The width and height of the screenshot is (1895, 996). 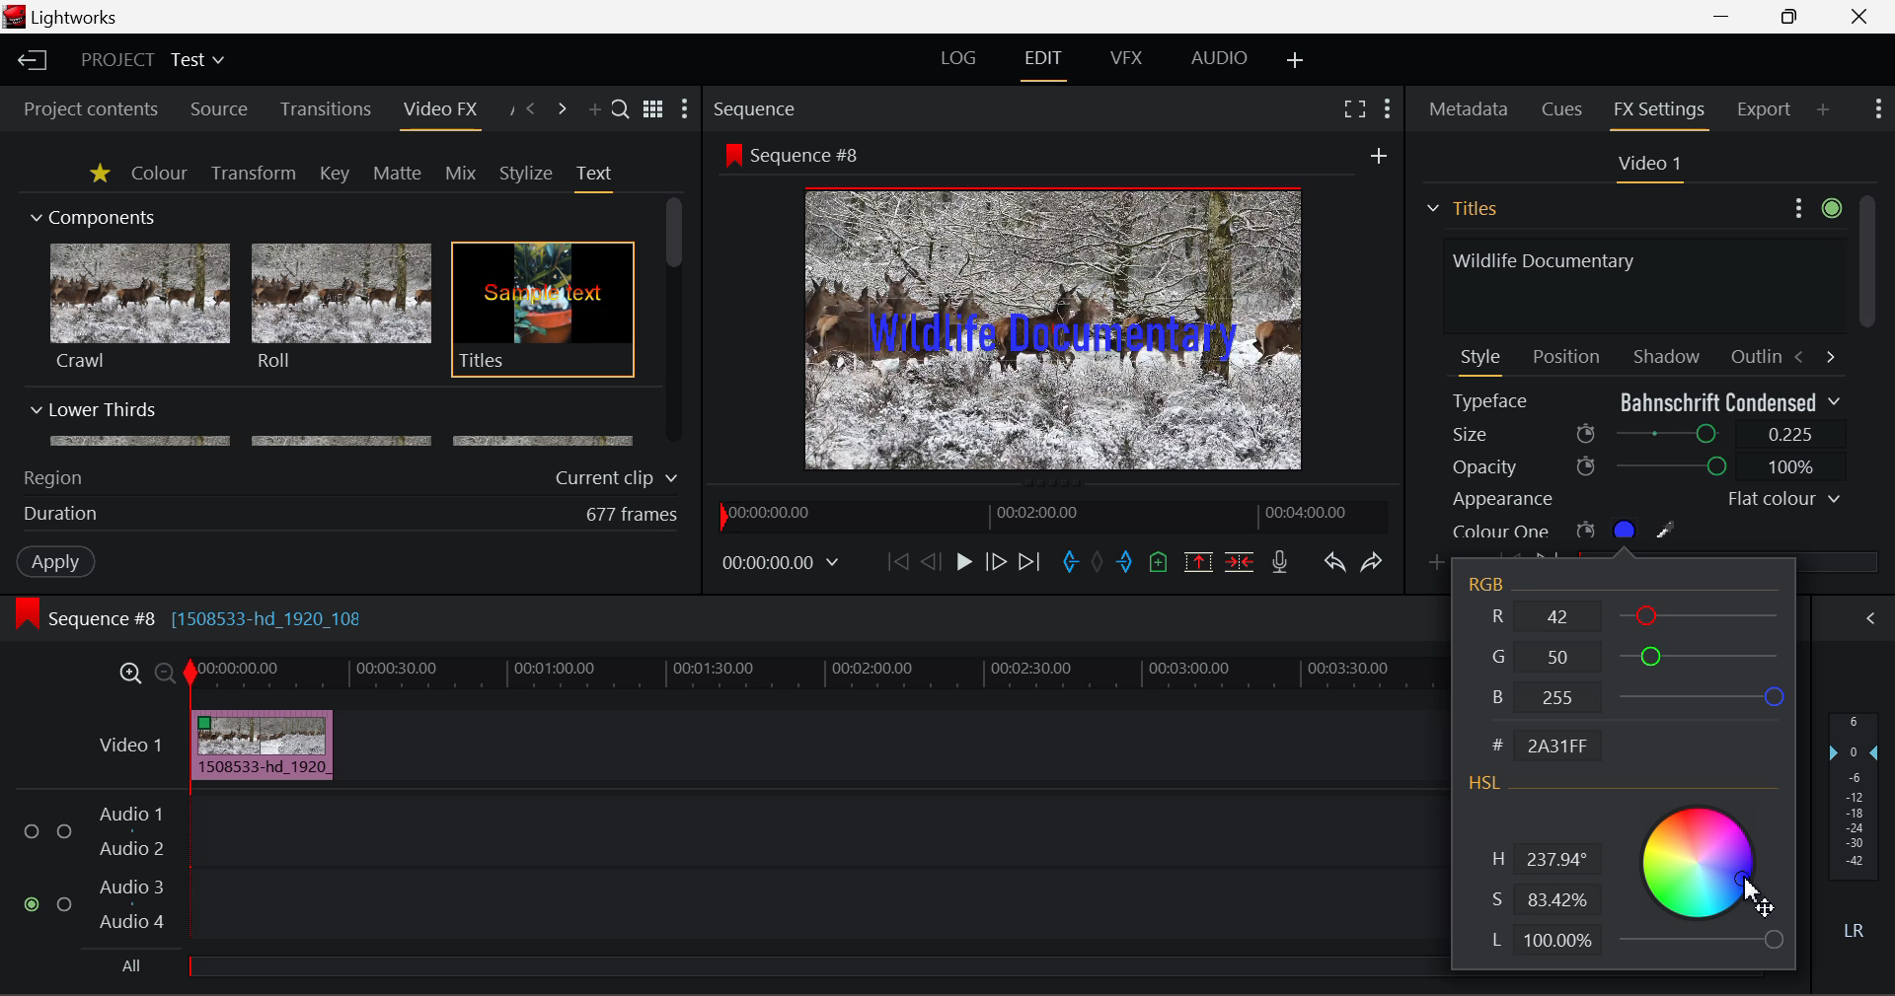 I want to click on Search, so click(x=622, y=107).